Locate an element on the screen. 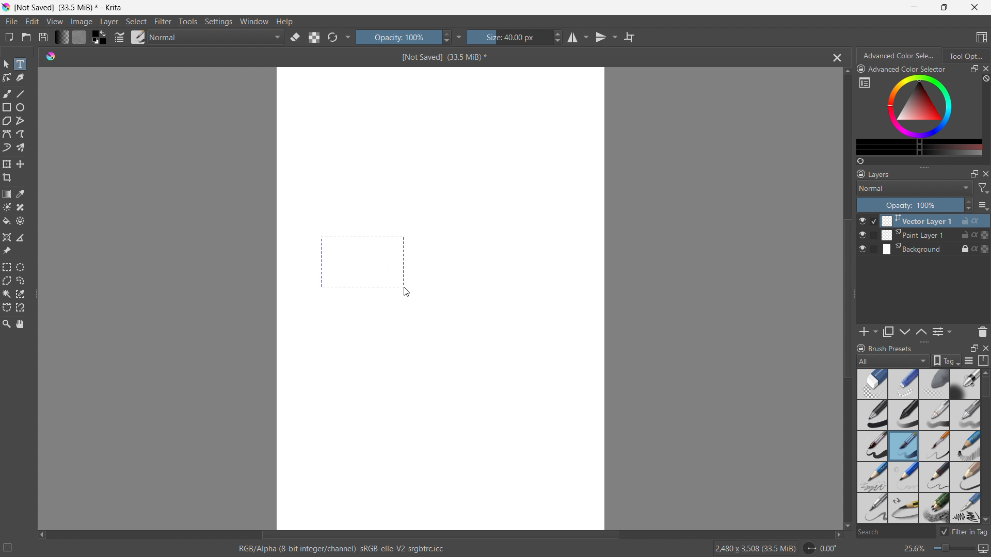 Image resolution: width=991 pixels, height=557 pixels. multibrush tool is located at coordinates (21, 148).